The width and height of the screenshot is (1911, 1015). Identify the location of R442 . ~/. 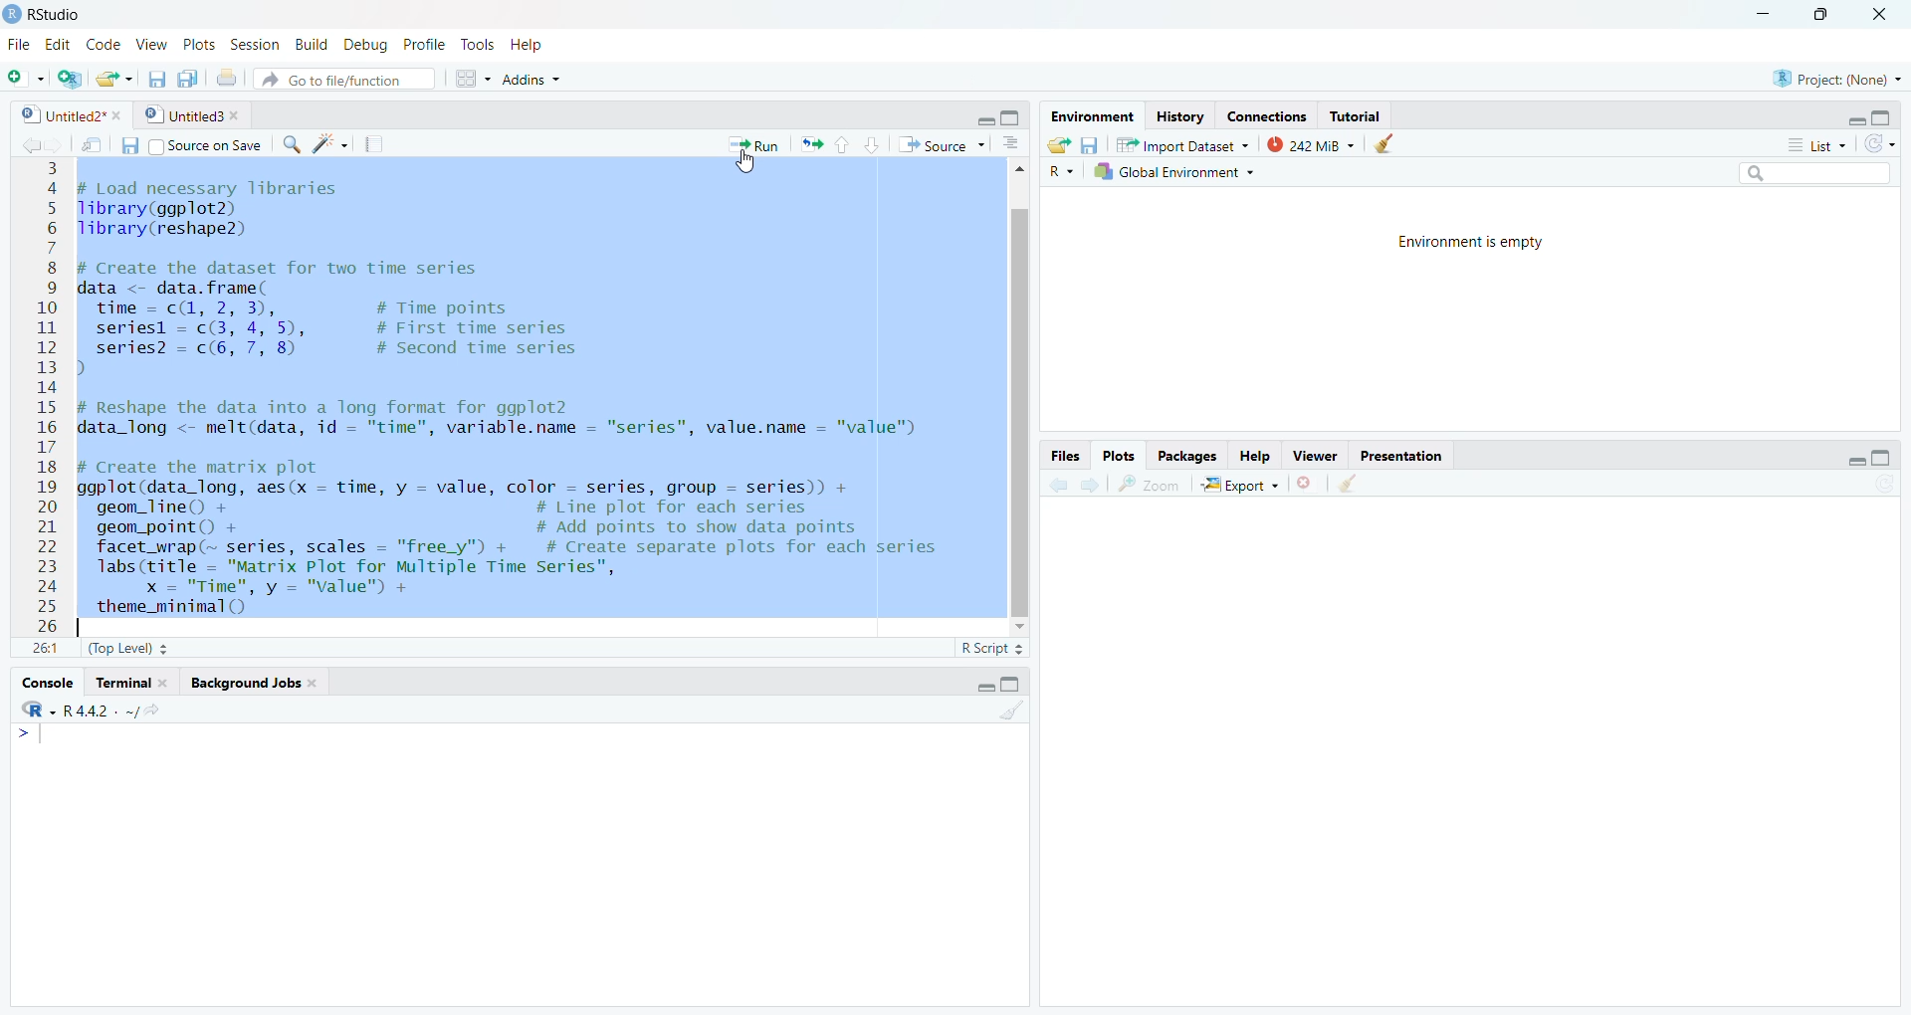
(101, 709).